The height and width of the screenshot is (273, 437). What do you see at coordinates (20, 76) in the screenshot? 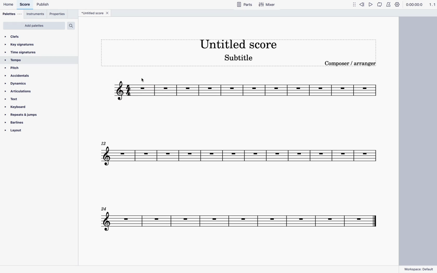
I see `accidentals` at bounding box center [20, 76].